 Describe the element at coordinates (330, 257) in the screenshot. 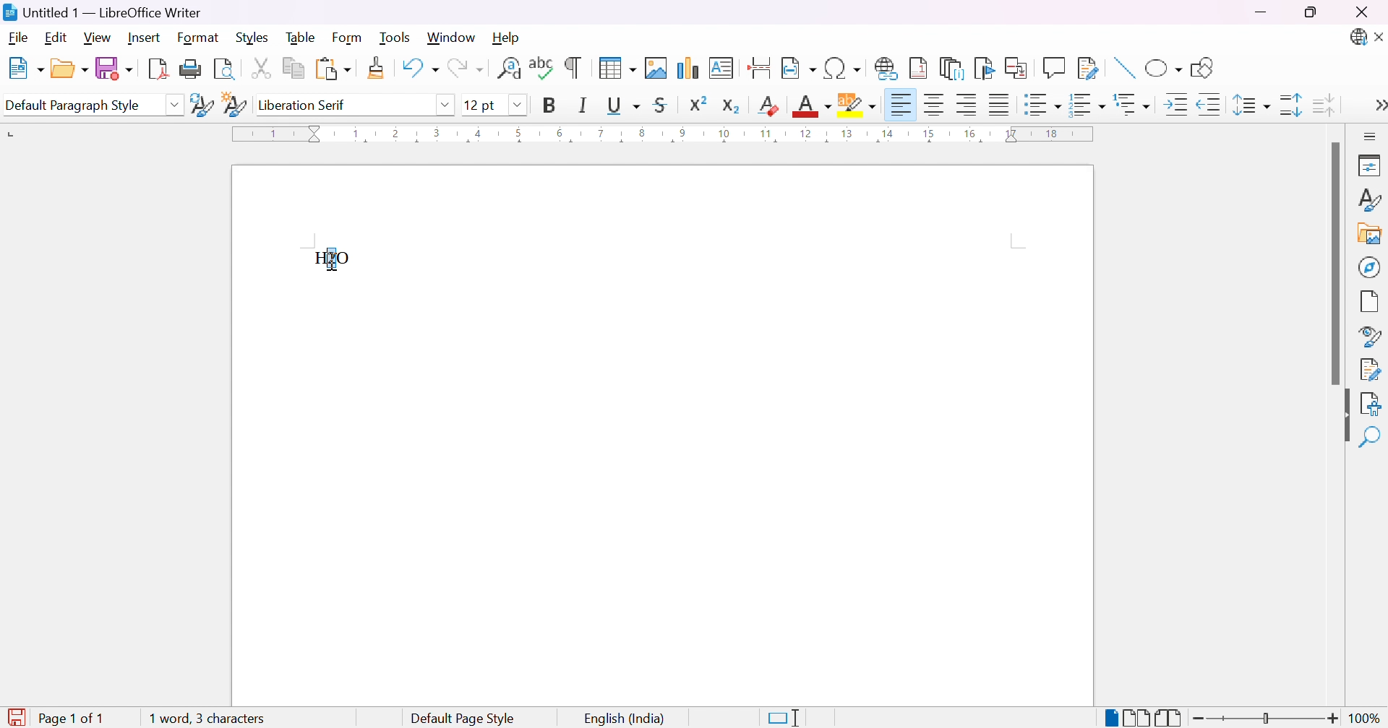

I see `Cursor` at that location.